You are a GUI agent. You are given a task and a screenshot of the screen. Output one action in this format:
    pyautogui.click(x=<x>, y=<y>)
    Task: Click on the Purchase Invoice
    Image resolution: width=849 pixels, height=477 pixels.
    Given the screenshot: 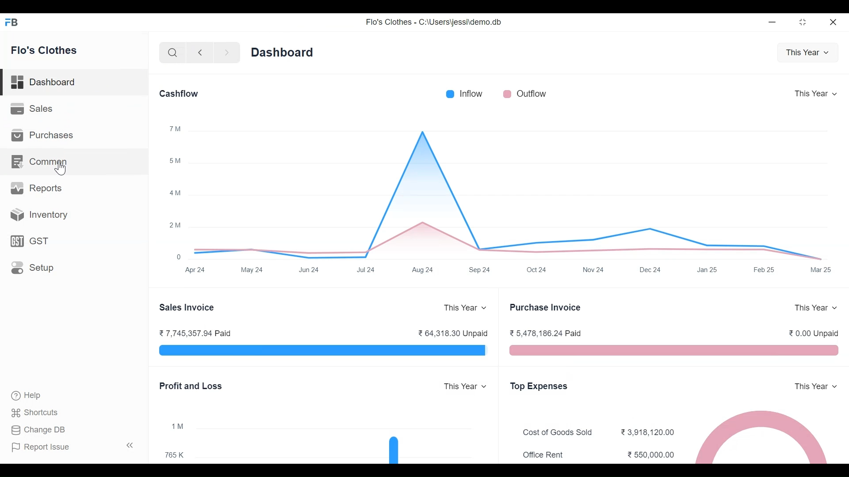 What is the action you would take?
    pyautogui.click(x=547, y=307)
    